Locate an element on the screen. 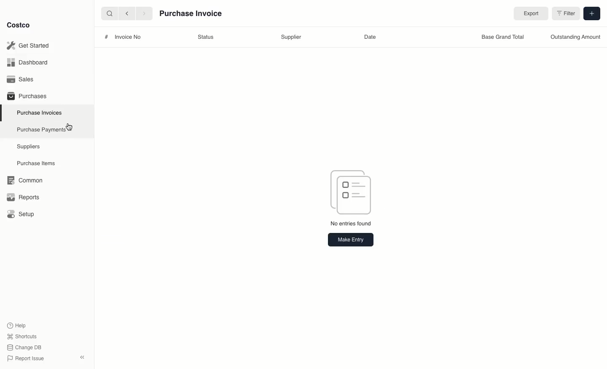  Outstanding Amount is located at coordinates (575, 37).